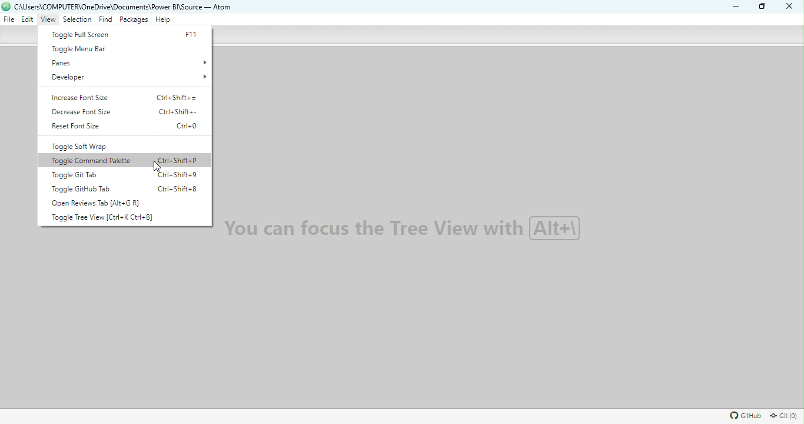 Image resolution: width=804 pixels, height=424 pixels. Describe the element at coordinates (127, 7) in the screenshot. I see `File name` at that location.